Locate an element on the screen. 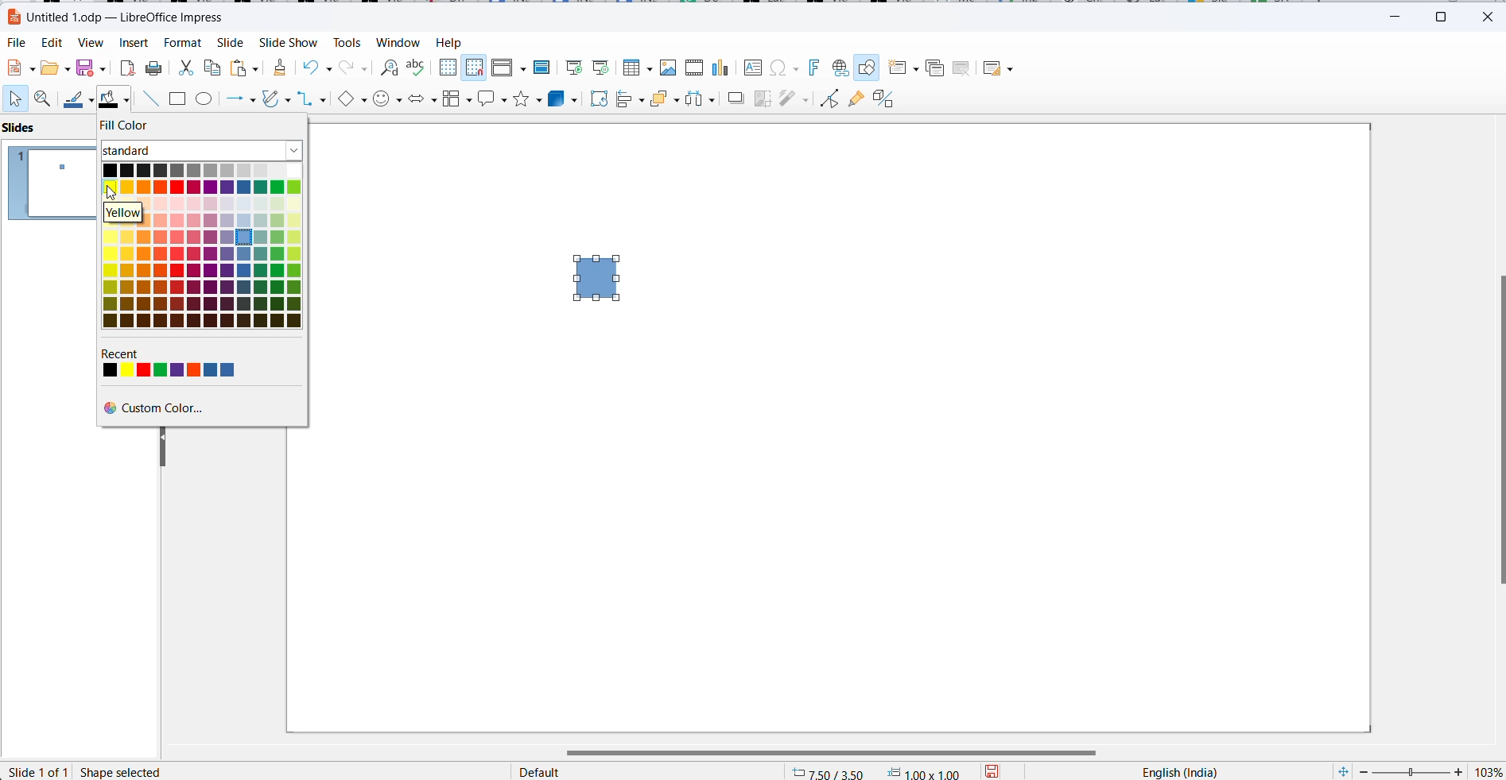  new slide is located at coordinates (904, 68).